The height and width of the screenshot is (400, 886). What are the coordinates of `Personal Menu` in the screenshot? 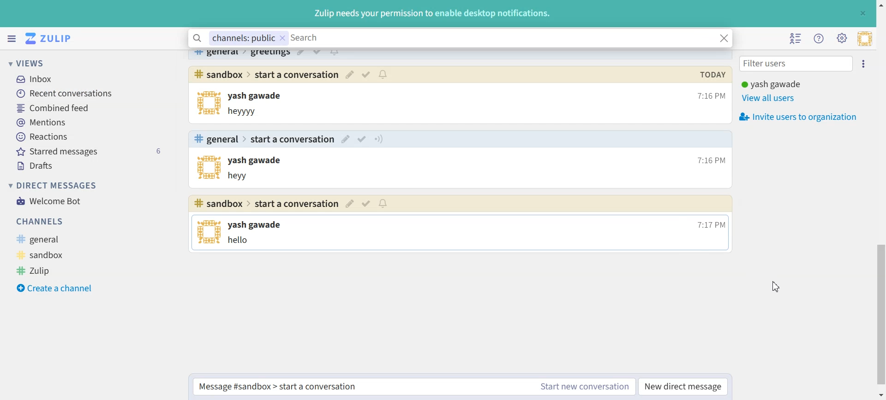 It's located at (865, 39).